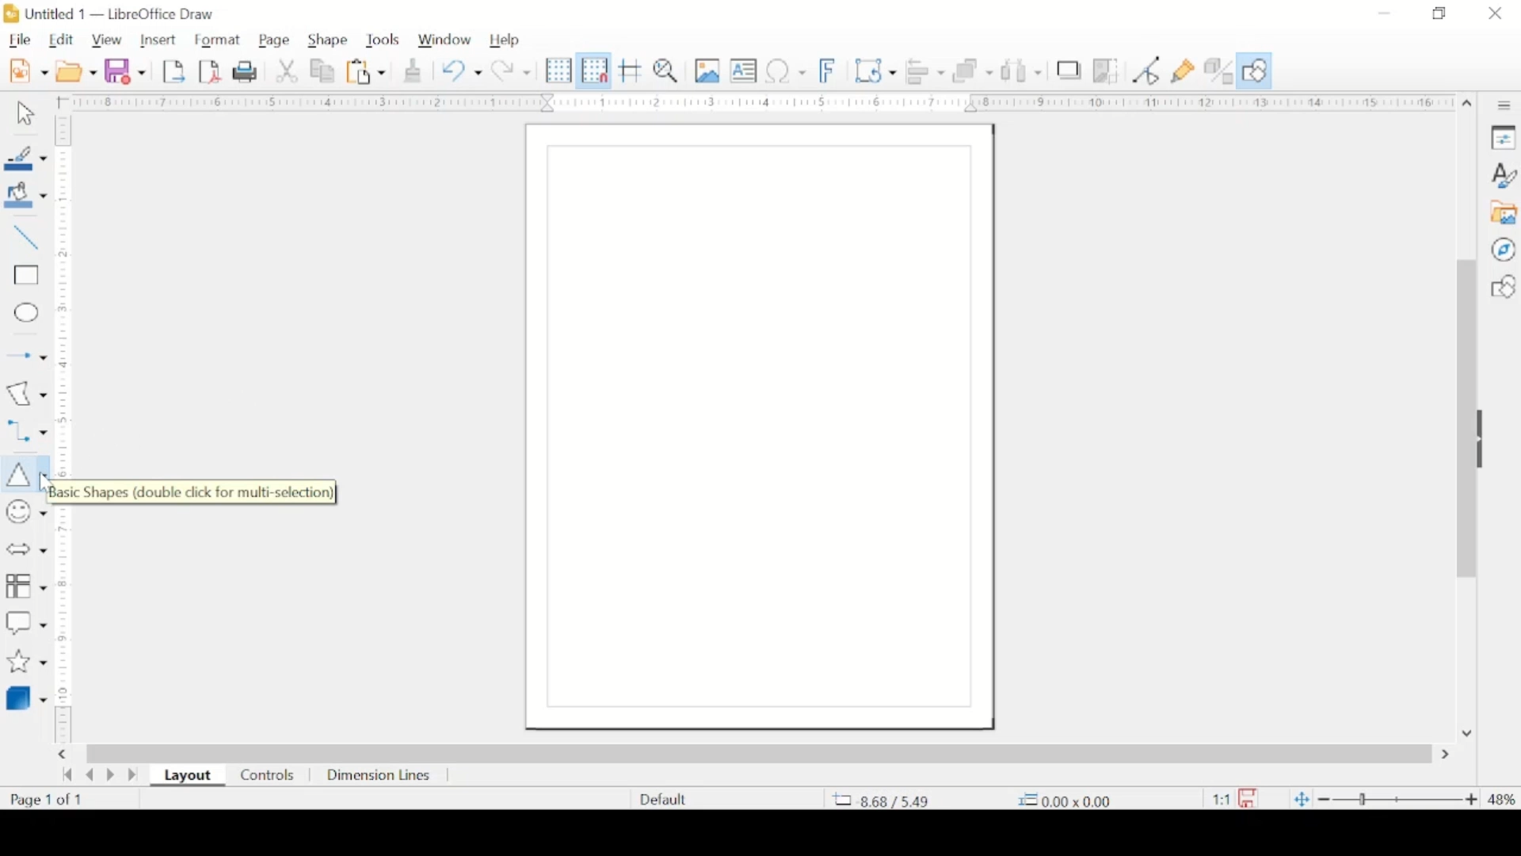 The image size is (1521, 856). Describe the element at coordinates (1382, 13) in the screenshot. I see `minimize` at that location.